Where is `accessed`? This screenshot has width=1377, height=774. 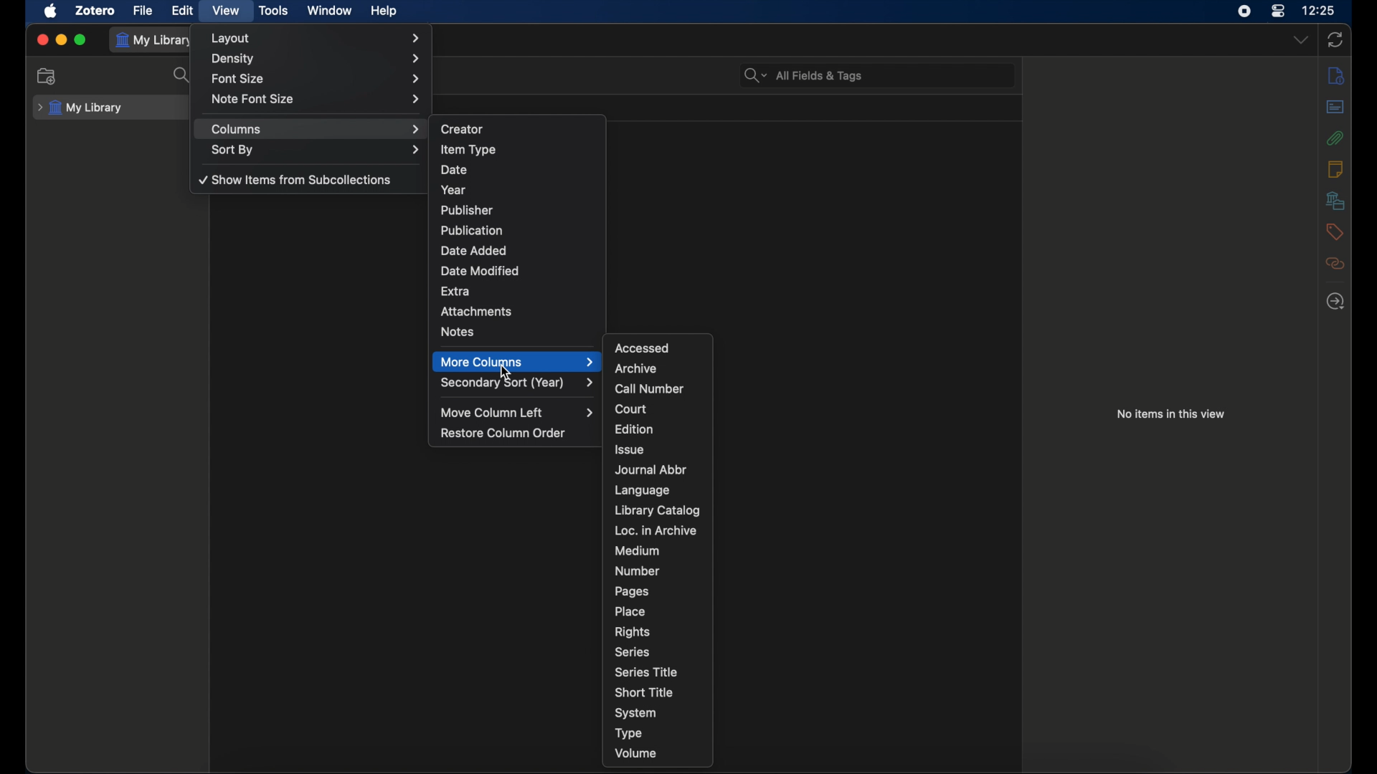
accessed is located at coordinates (644, 348).